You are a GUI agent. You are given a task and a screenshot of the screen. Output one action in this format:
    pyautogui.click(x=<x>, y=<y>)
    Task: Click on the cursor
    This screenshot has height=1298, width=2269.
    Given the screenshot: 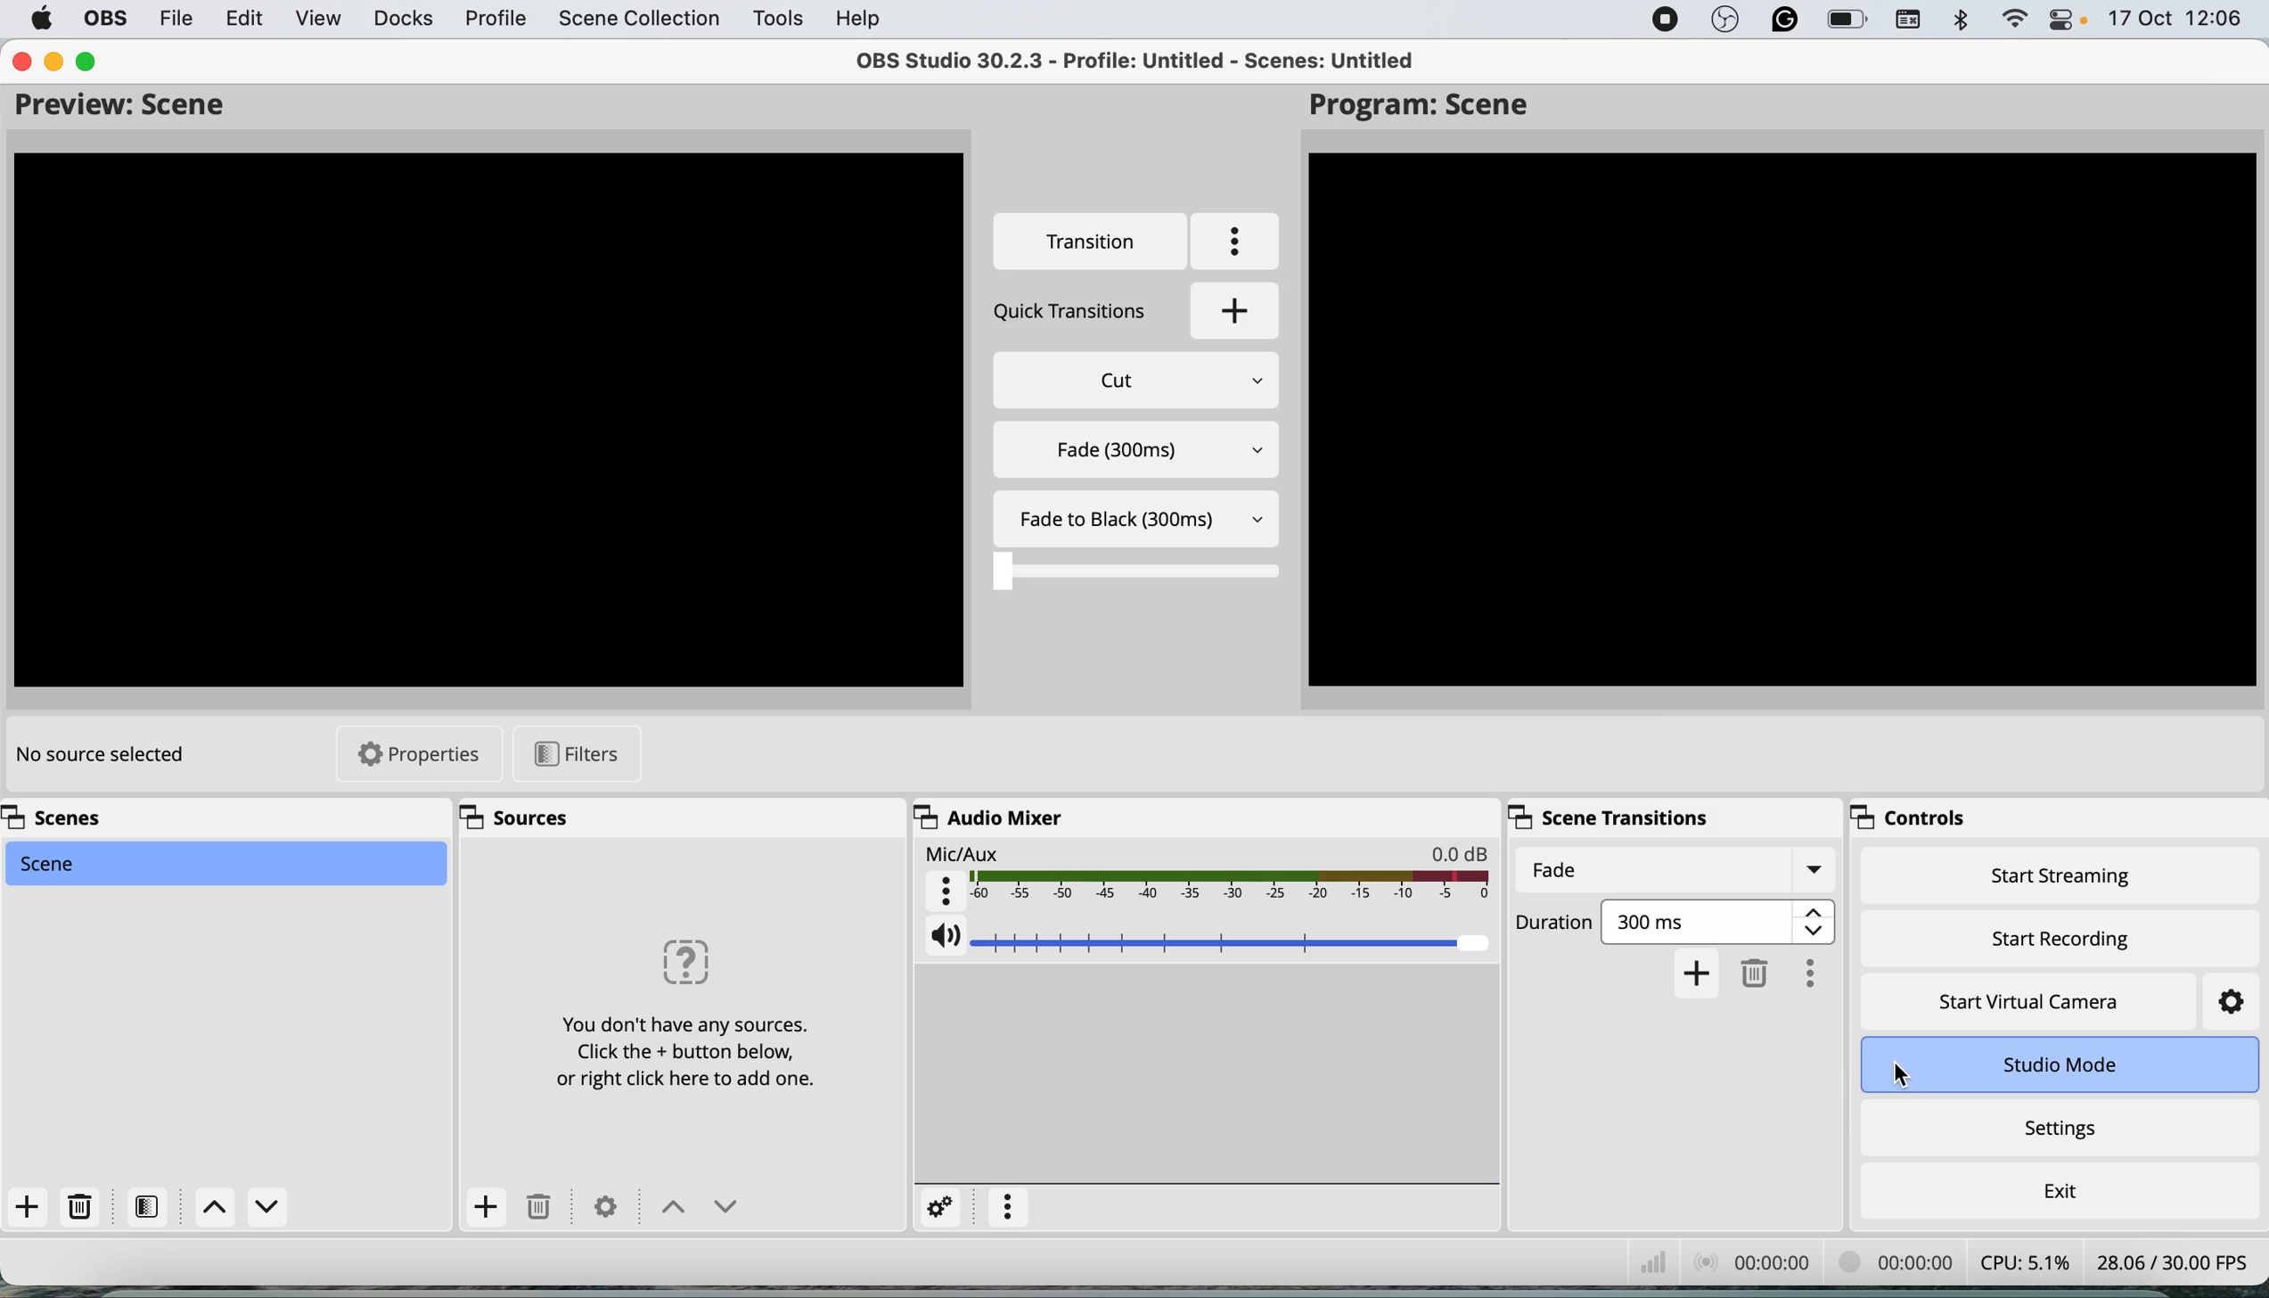 What is the action you would take?
    pyautogui.click(x=1902, y=1076)
    